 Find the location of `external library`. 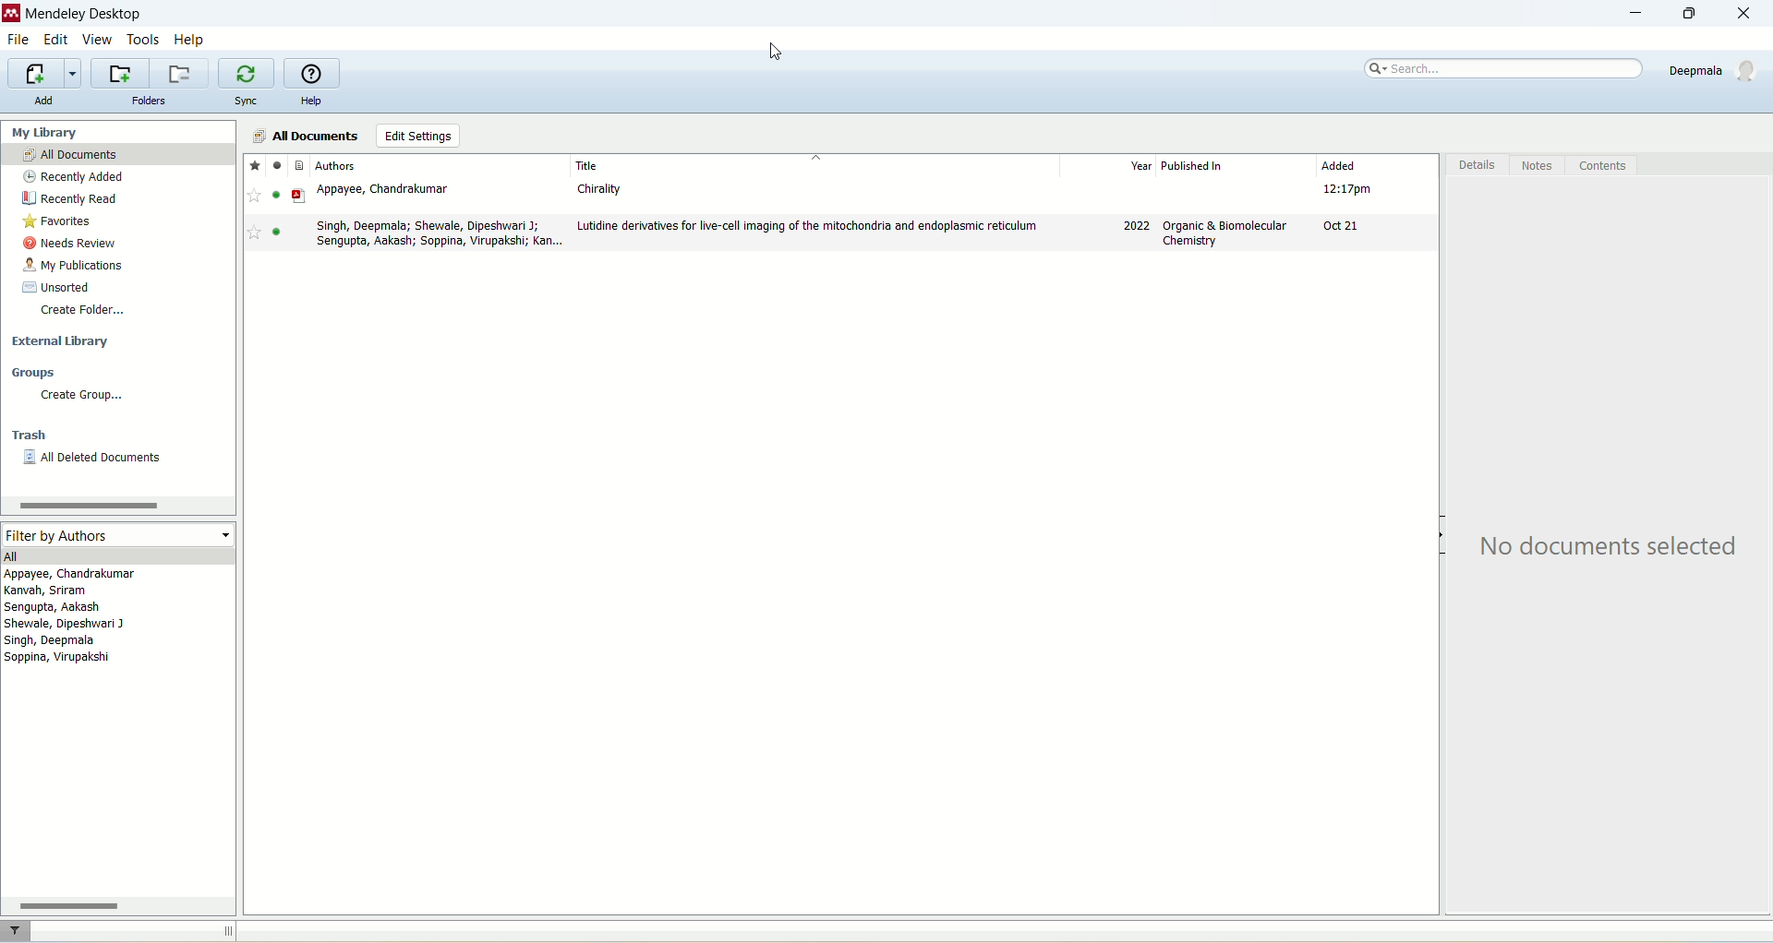

external library is located at coordinates (59, 342).